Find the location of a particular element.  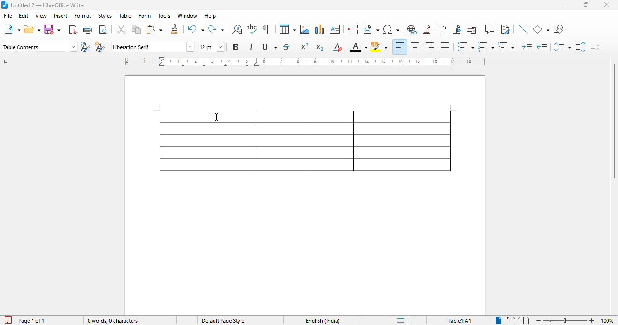

set paragraph style is located at coordinates (39, 47).